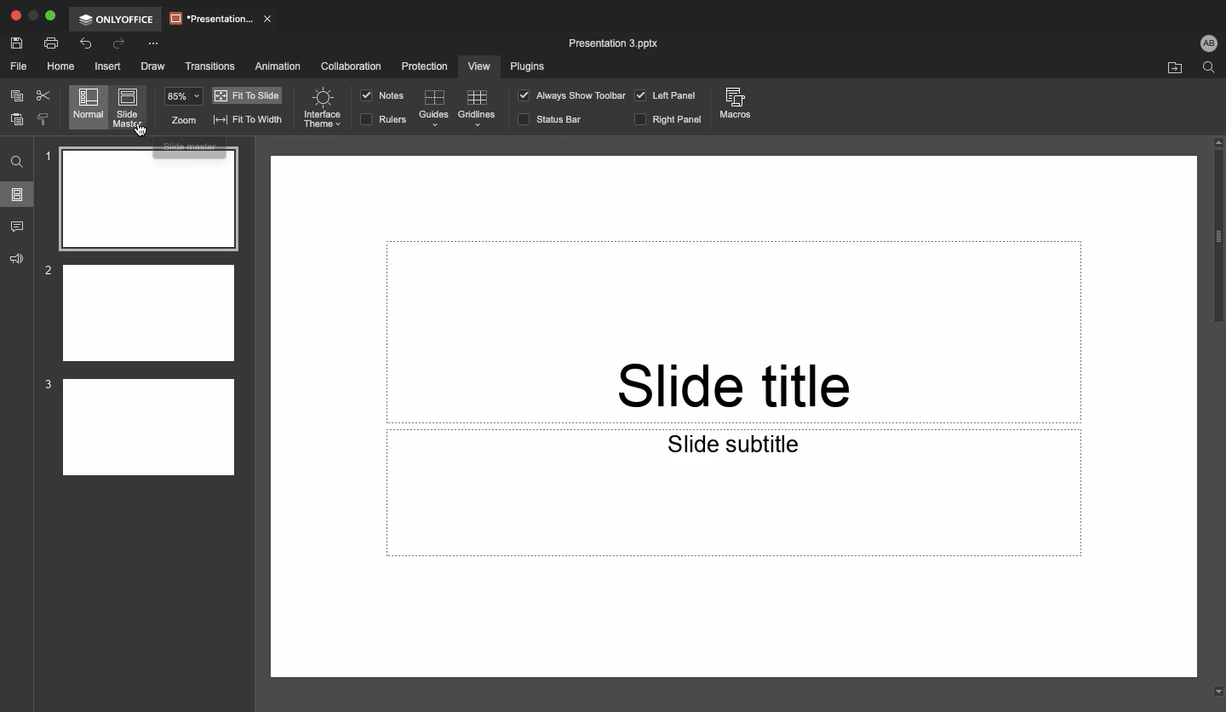 This screenshot has width=1226, height=712. What do you see at coordinates (140, 430) in the screenshot?
I see `Slide 3` at bounding box center [140, 430].